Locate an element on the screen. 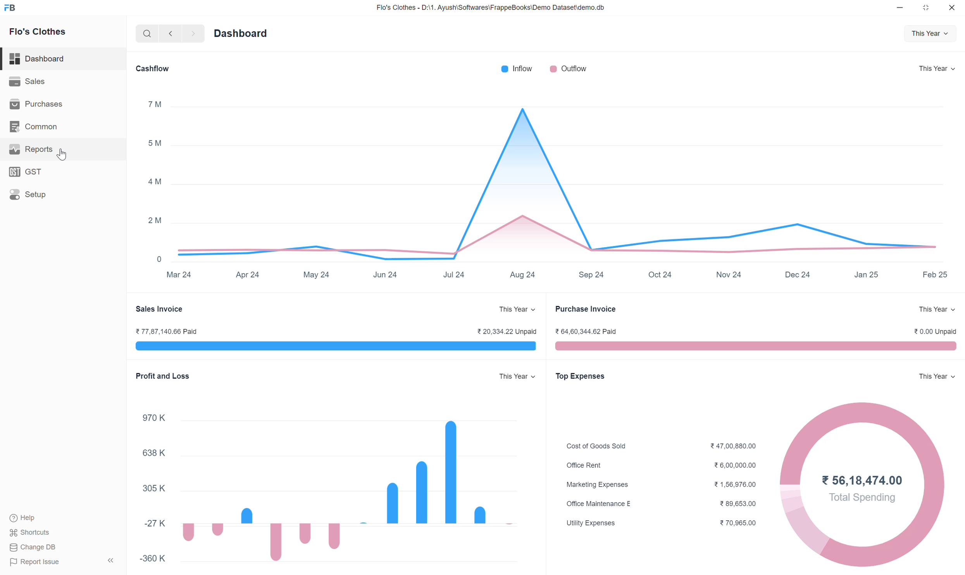 This screenshot has height=575, width=965. Paid/Unpaid status bar is located at coordinates (324, 348).